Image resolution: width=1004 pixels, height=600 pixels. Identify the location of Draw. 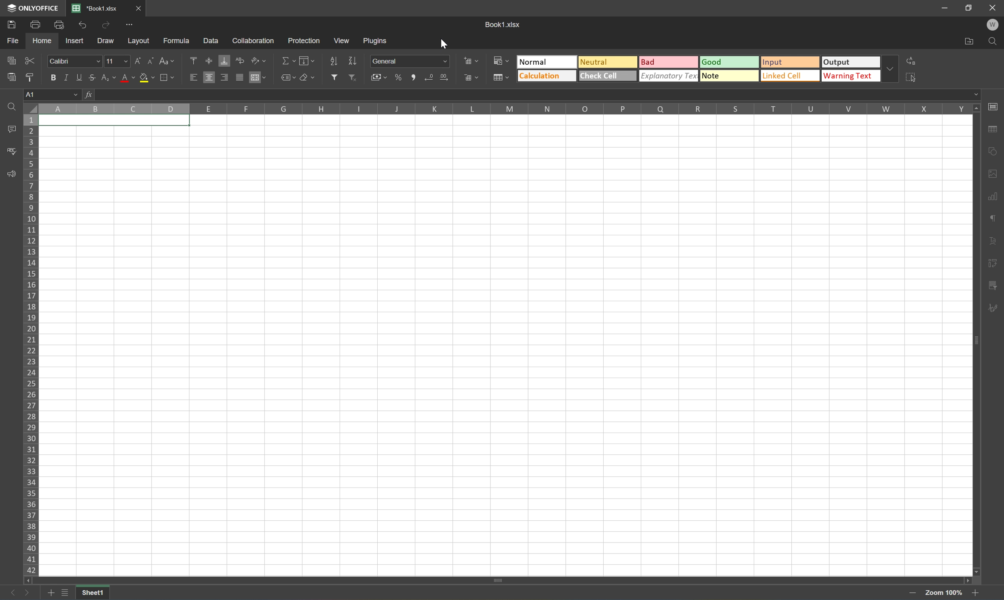
(107, 42).